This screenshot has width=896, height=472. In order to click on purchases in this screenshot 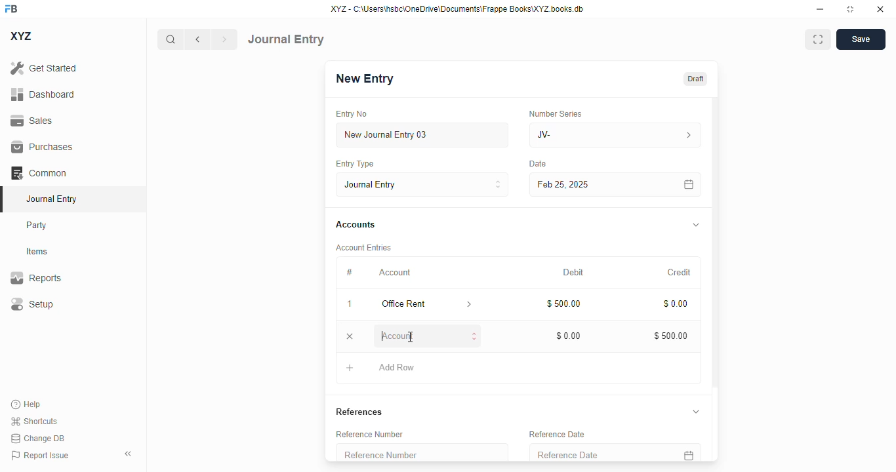, I will do `click(43, 147)`.